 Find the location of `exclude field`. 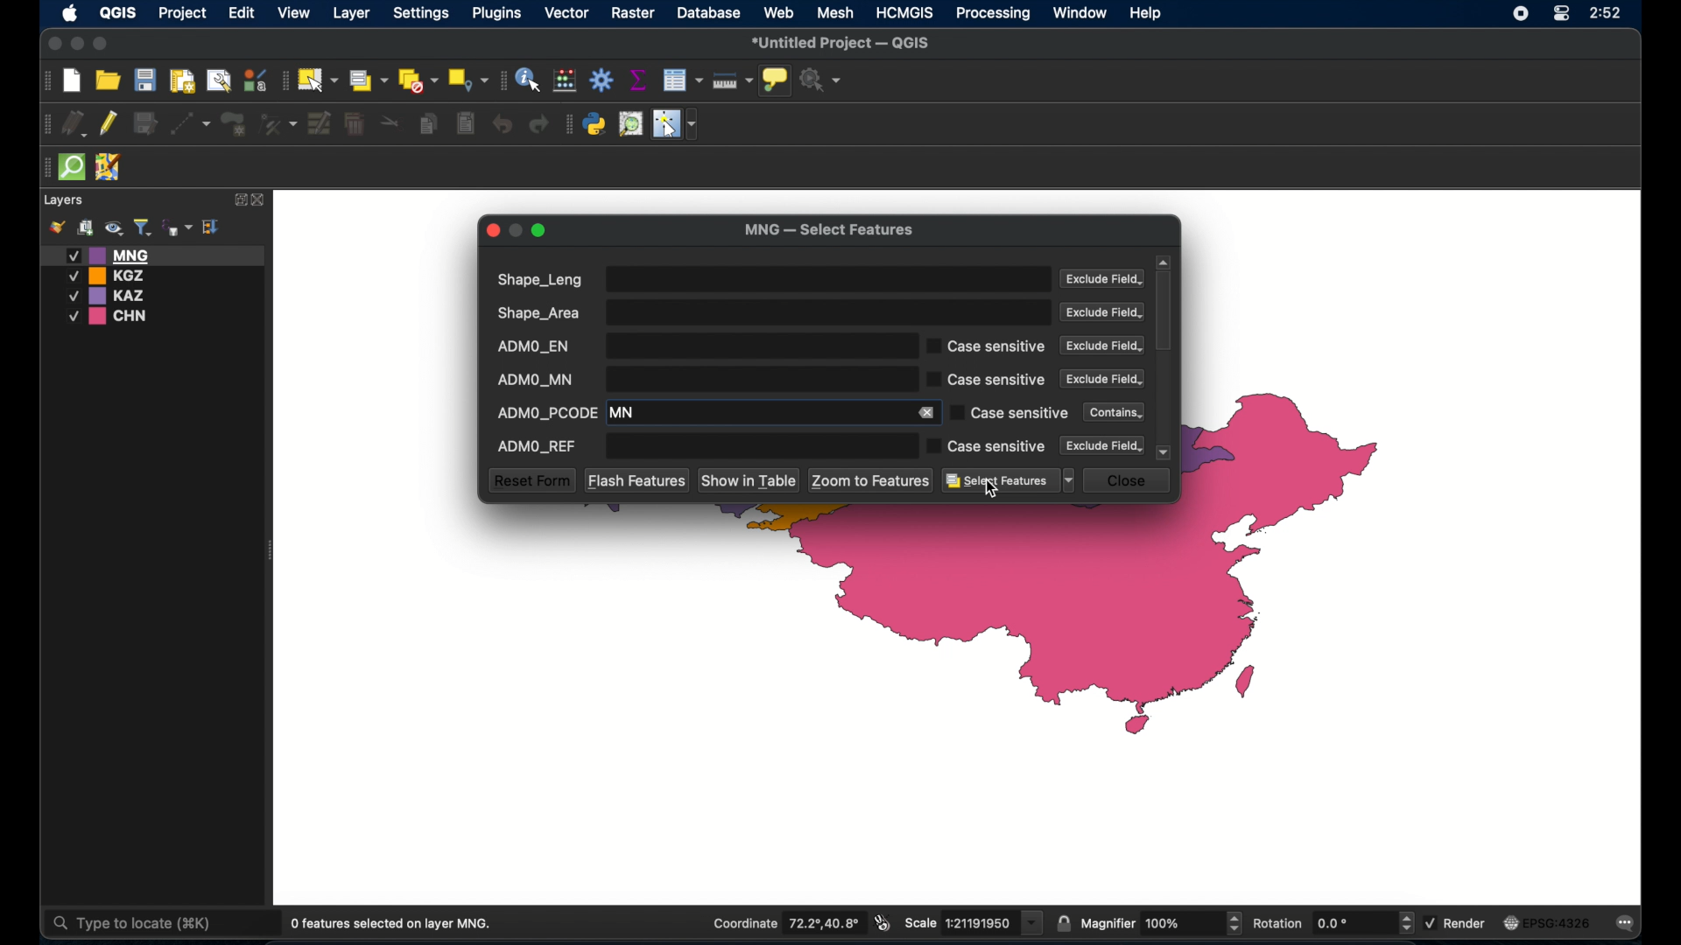

exclude field is located at coordinates (1104, 280).